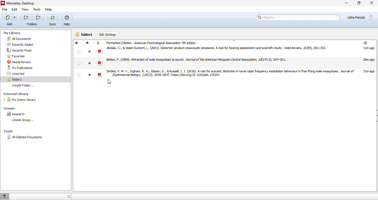 Image resolution: width=378 pixels, height=200 pixels. Describe the element at coordinates (23, 39) in the screenshot. I see `all documents` at that location.